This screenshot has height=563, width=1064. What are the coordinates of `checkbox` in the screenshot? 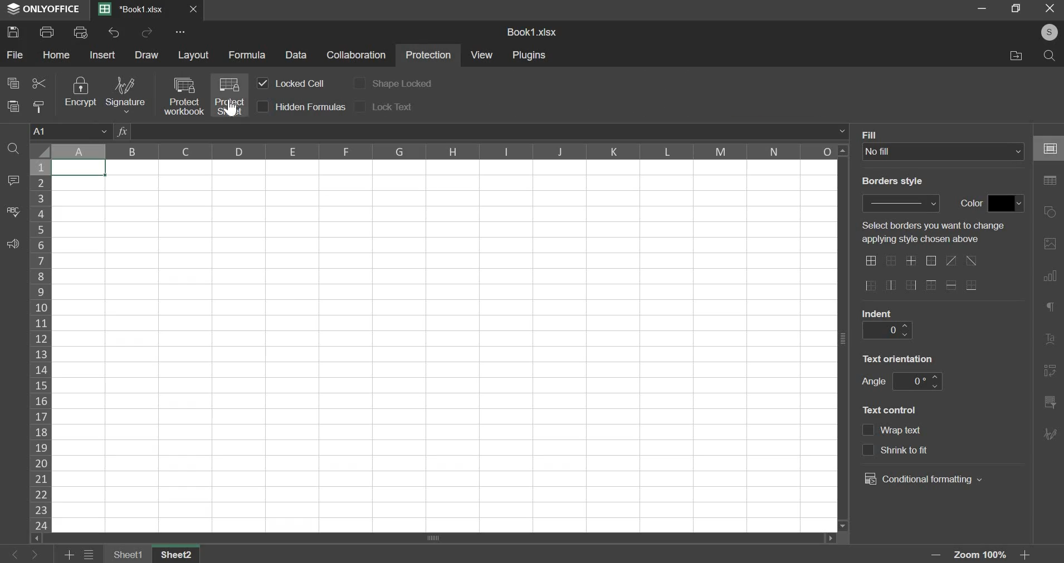 It's located at (868, 450).